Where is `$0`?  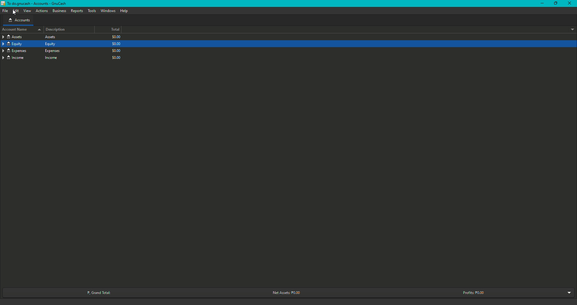 $0 is located at coordinates (118, 57).